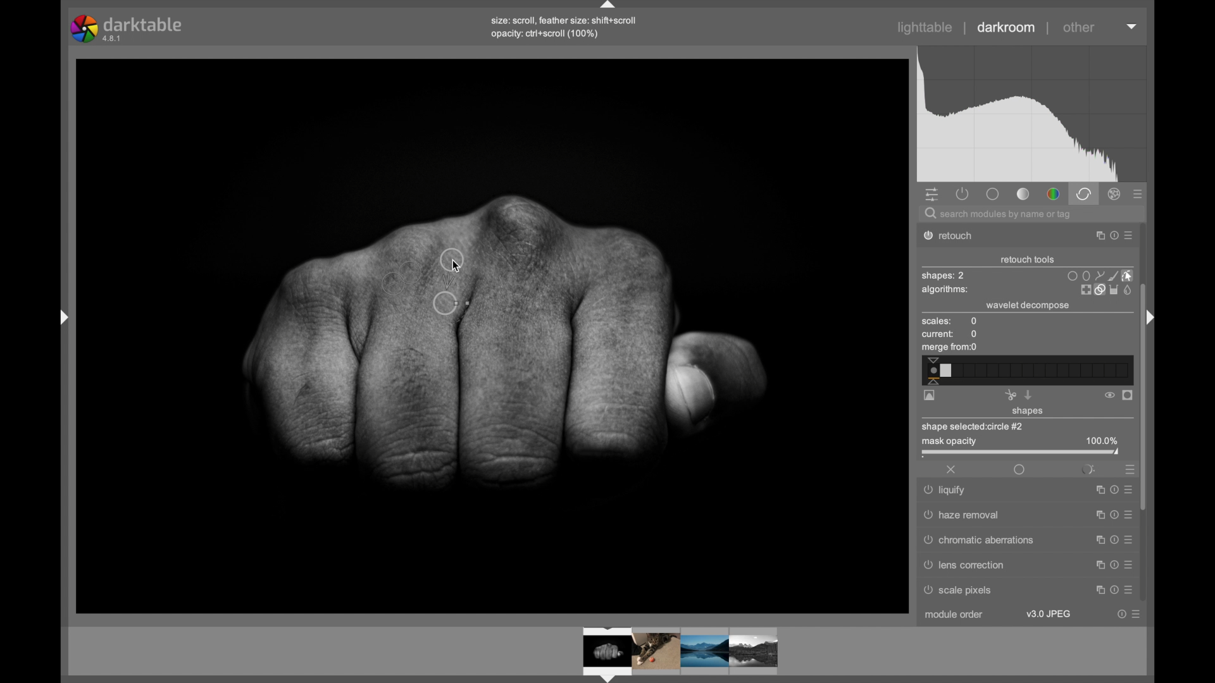 The height and width of the screenshot is (683, 1215). Describe the element at coordinates (1111, 564) in the screenshot. I see `help` at that location.